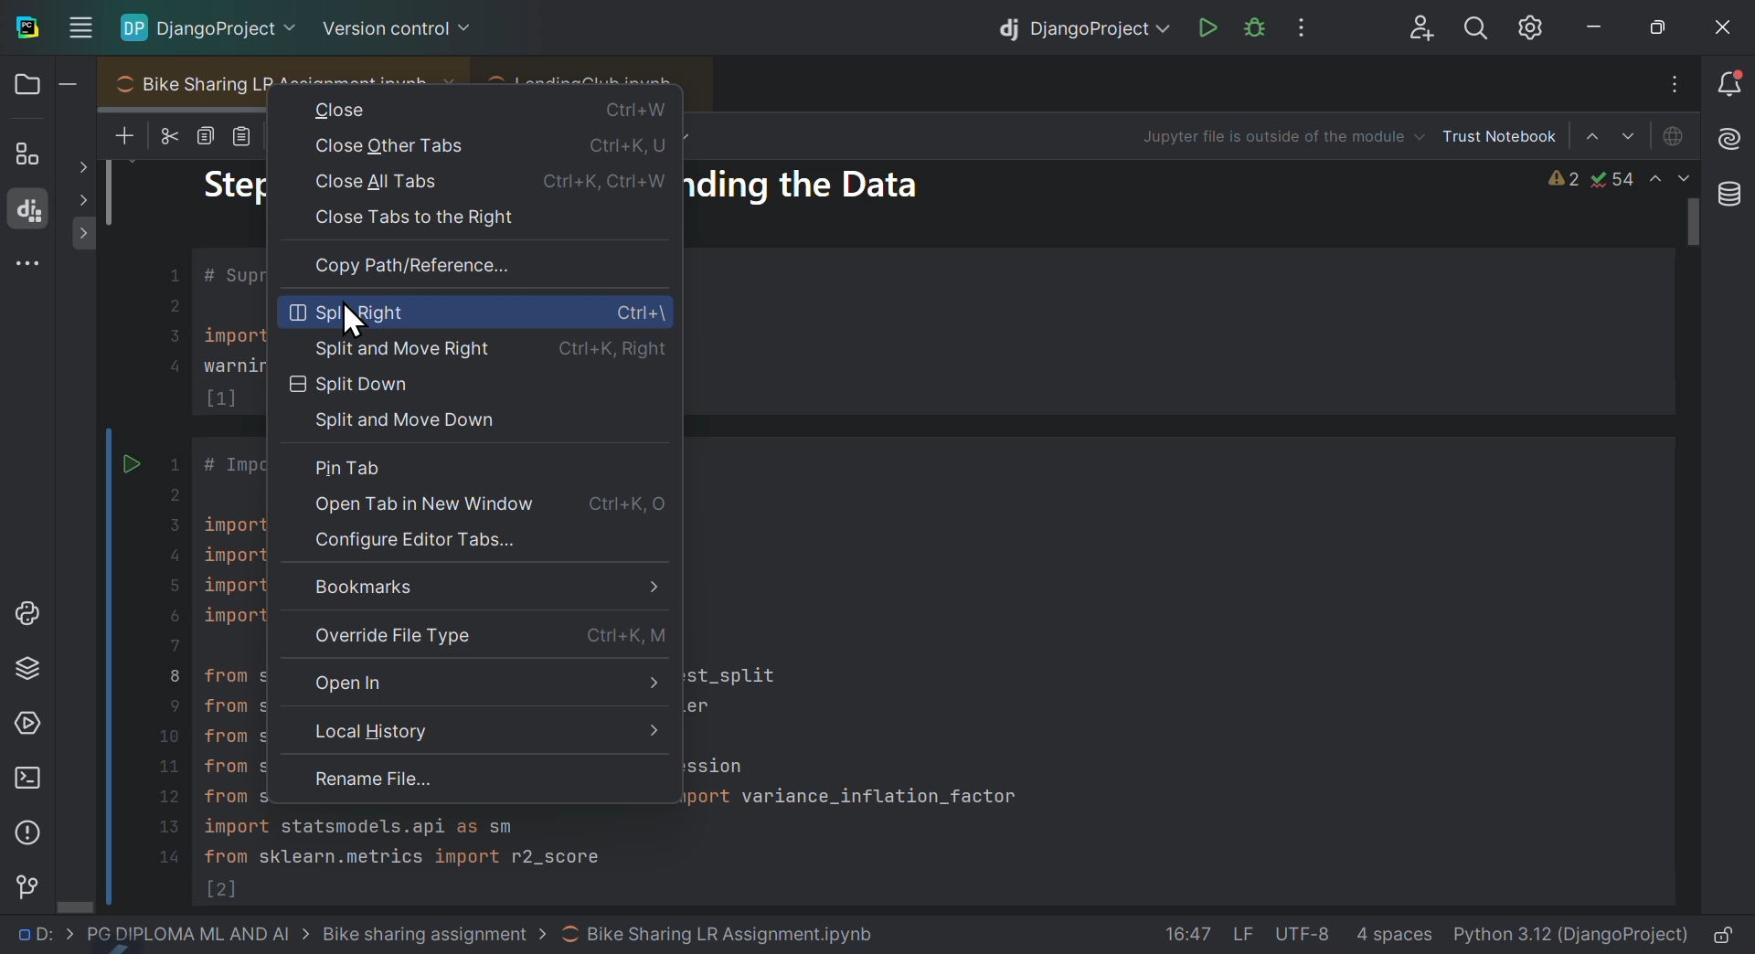 Image resolution: width=1755 pixels, height=954 pixels. Describe the element at coordinates (33, 152) in the screenshot. I see `structure` at that location.